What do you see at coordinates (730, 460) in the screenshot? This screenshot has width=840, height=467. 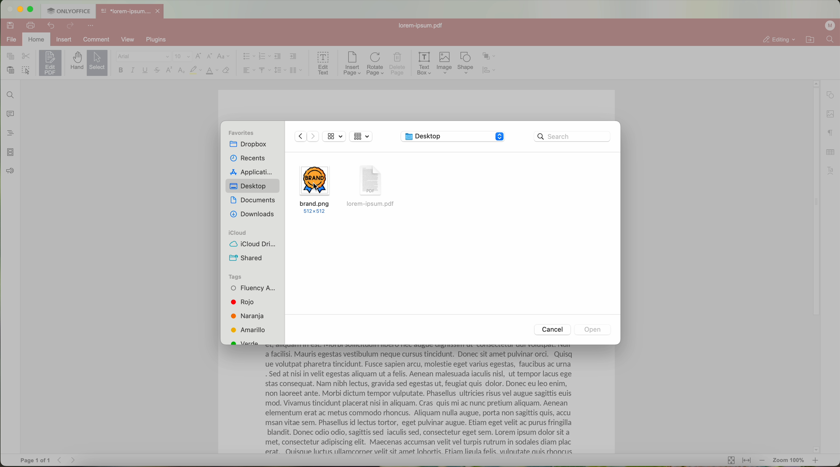 I see `fit to page` at bounding box center [730, 460].